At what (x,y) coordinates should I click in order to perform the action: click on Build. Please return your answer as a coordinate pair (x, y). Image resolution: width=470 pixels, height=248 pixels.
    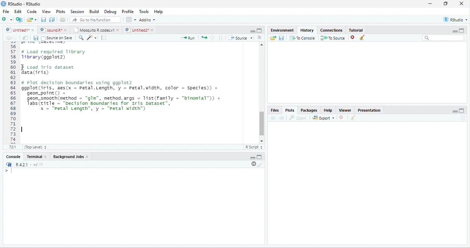
    Looking at the image, I should click on (95, 12).